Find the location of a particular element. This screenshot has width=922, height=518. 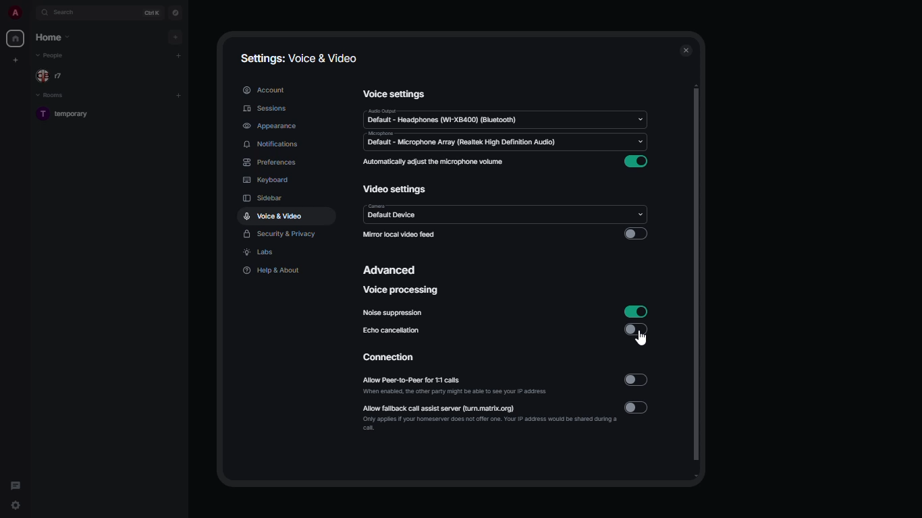

voice settings is located at coordinates (395, 96).